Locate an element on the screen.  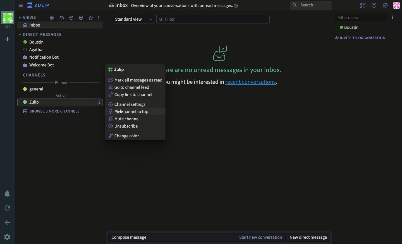
cursor is located at coordinates (121, 112).